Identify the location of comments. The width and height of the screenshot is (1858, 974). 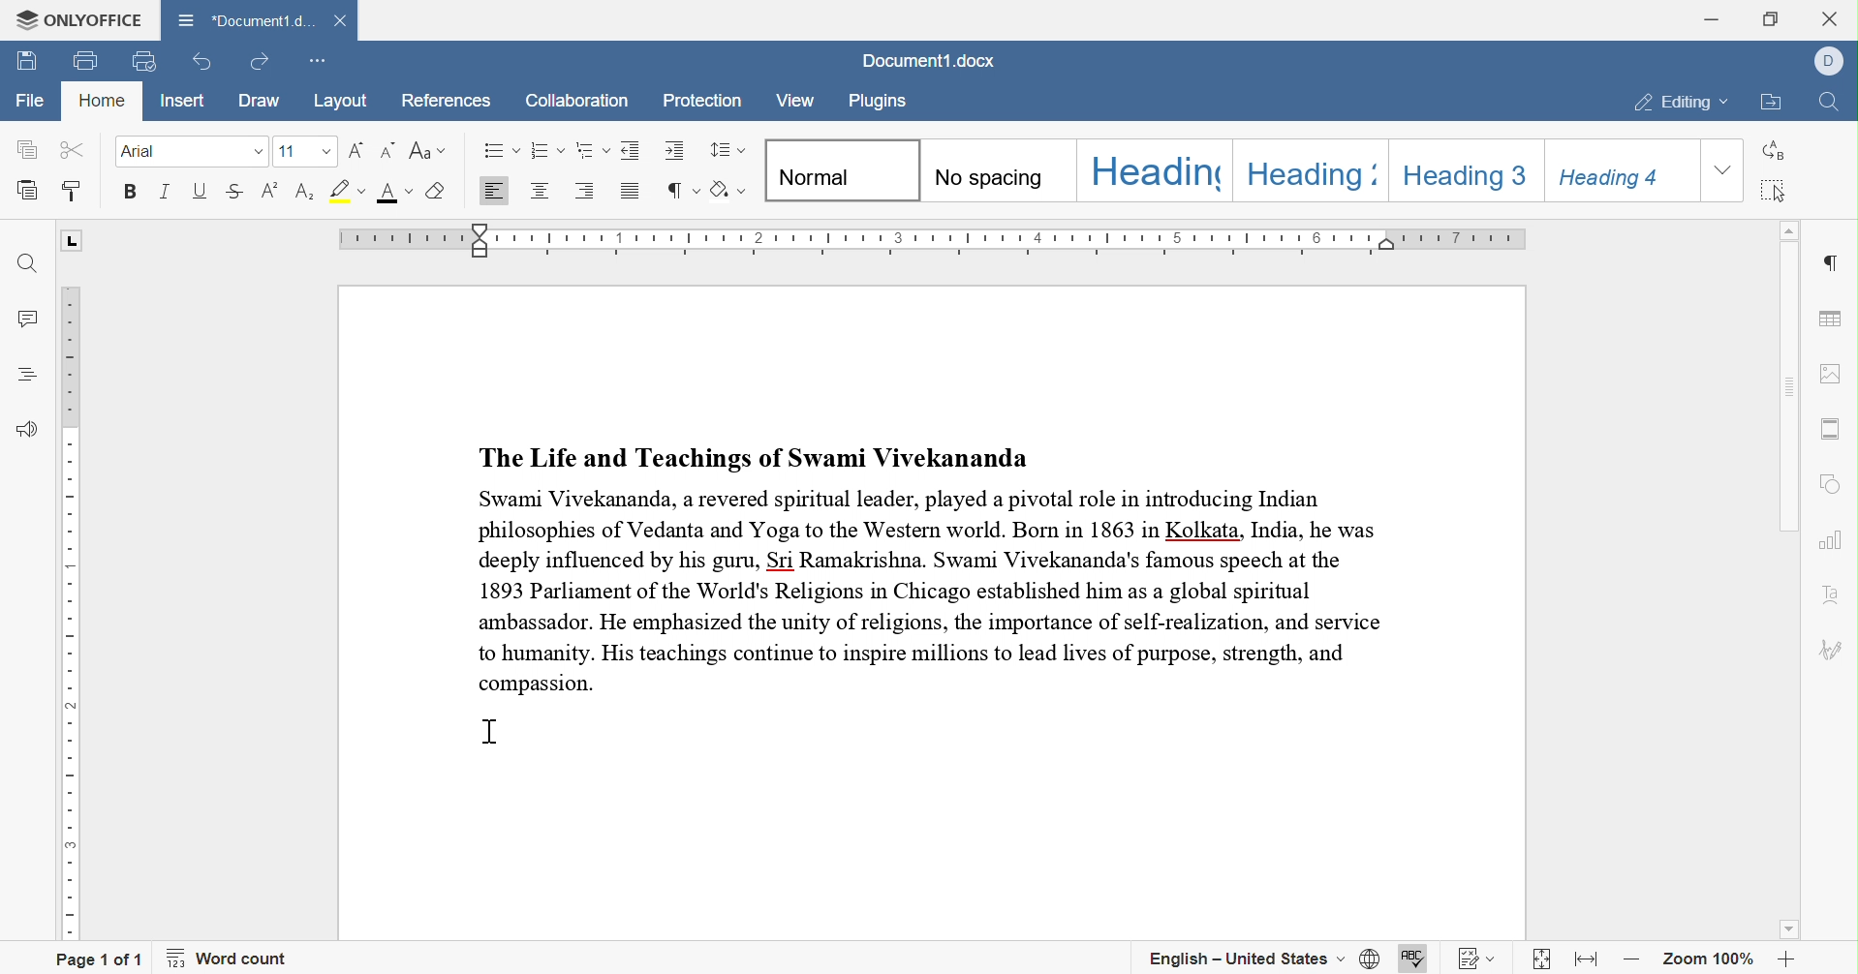
(34, 320).